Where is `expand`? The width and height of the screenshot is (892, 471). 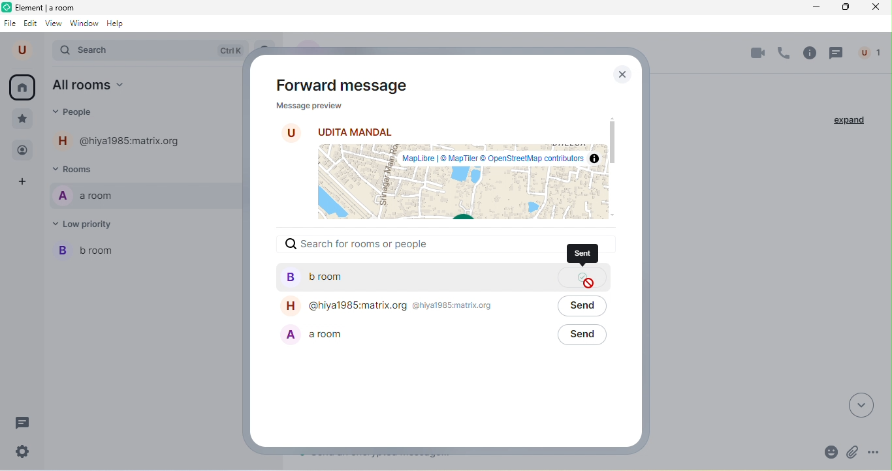
expand is located at coordinates (848, 121).